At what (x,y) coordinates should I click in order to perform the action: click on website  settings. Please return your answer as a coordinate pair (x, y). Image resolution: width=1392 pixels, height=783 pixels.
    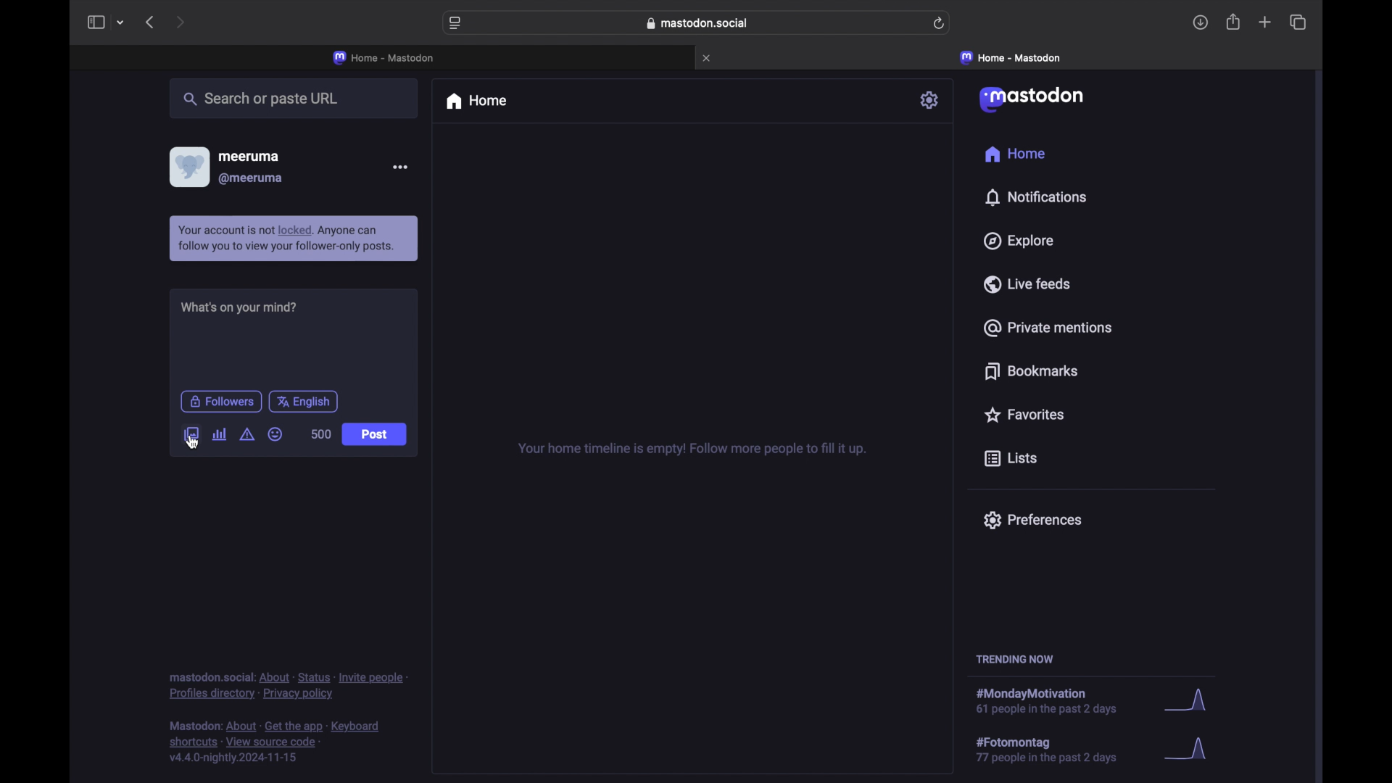
    Looking at the image, I should click on (456, 24).